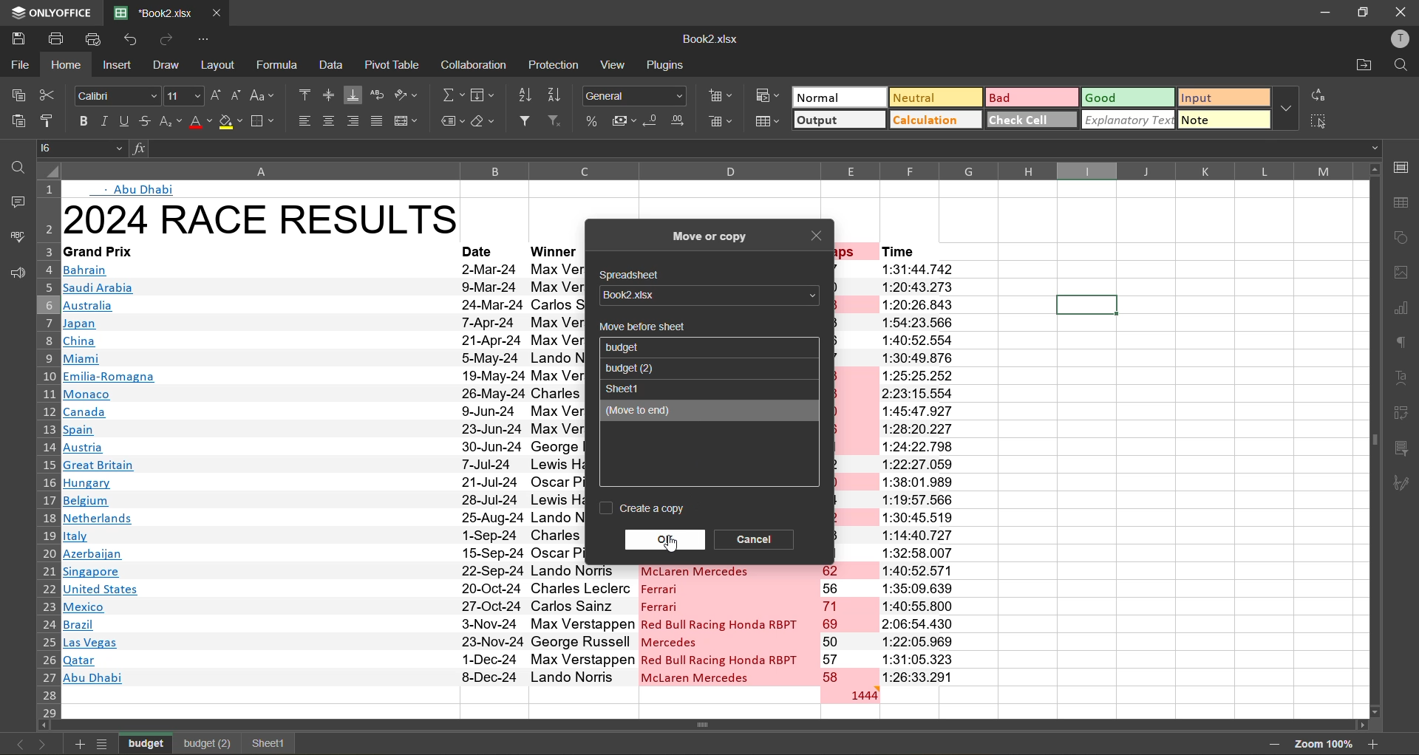 The image size is (1419, 755). I want to click on home, so click(70, 64).